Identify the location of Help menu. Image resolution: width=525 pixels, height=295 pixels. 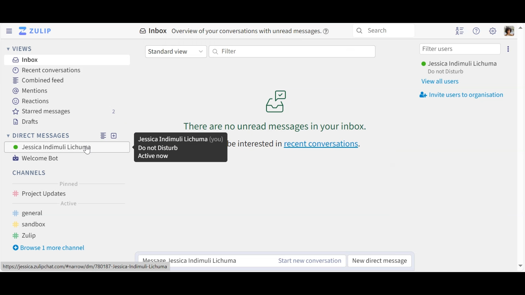
(477, 31).